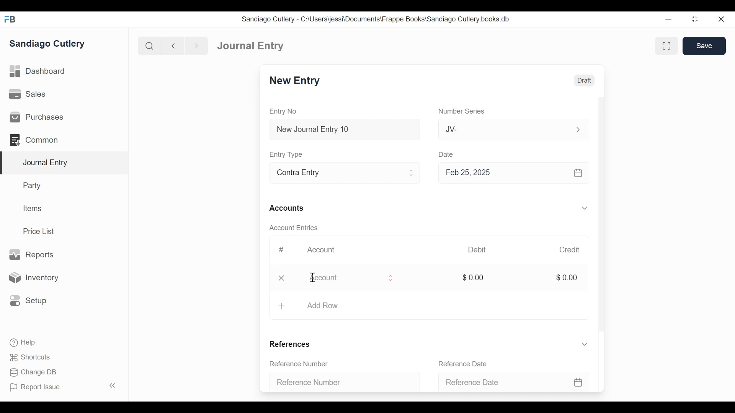 This screenshot has width=735, height=413. What do you see at coordinates (173, 46) in the screenshot?
I see `Navigate Back` at bounding box center [173, 46].